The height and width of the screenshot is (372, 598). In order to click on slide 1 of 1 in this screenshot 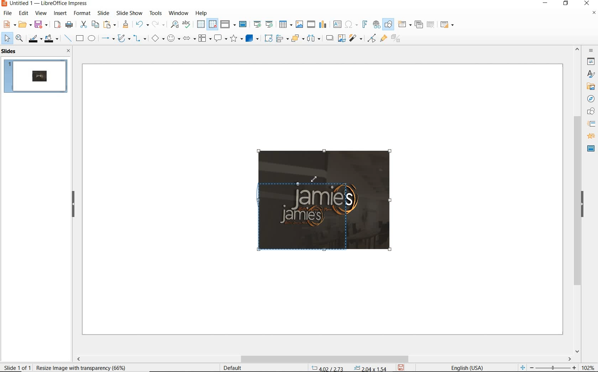, I will do `click(18, 366)`.